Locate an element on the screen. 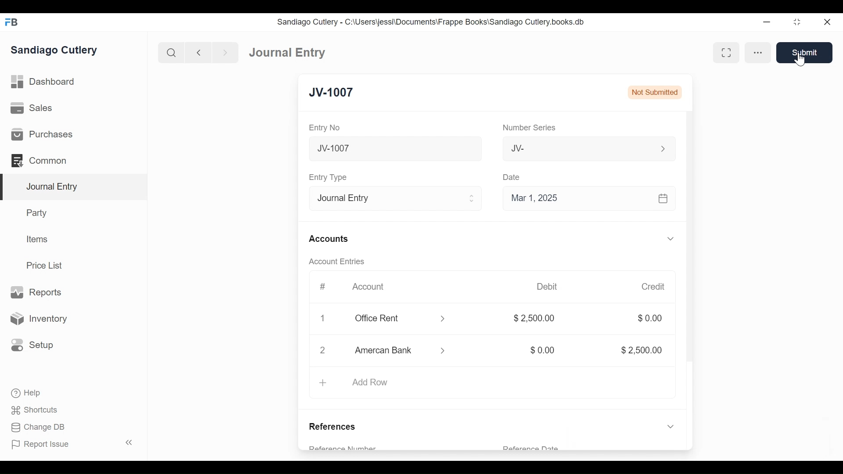 This screenshot has height=474, width=843. minimize is located at coordinates (768, 20).